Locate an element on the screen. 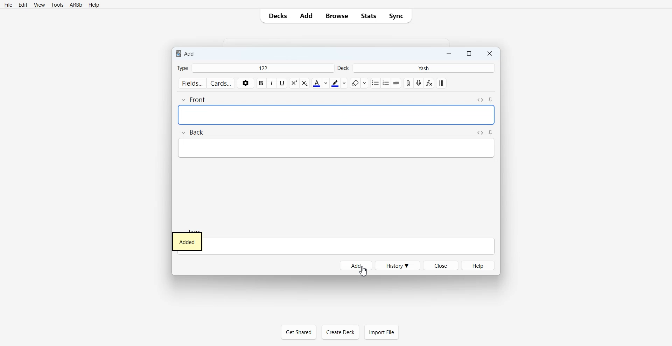  help is located at coordinates (481, 265).